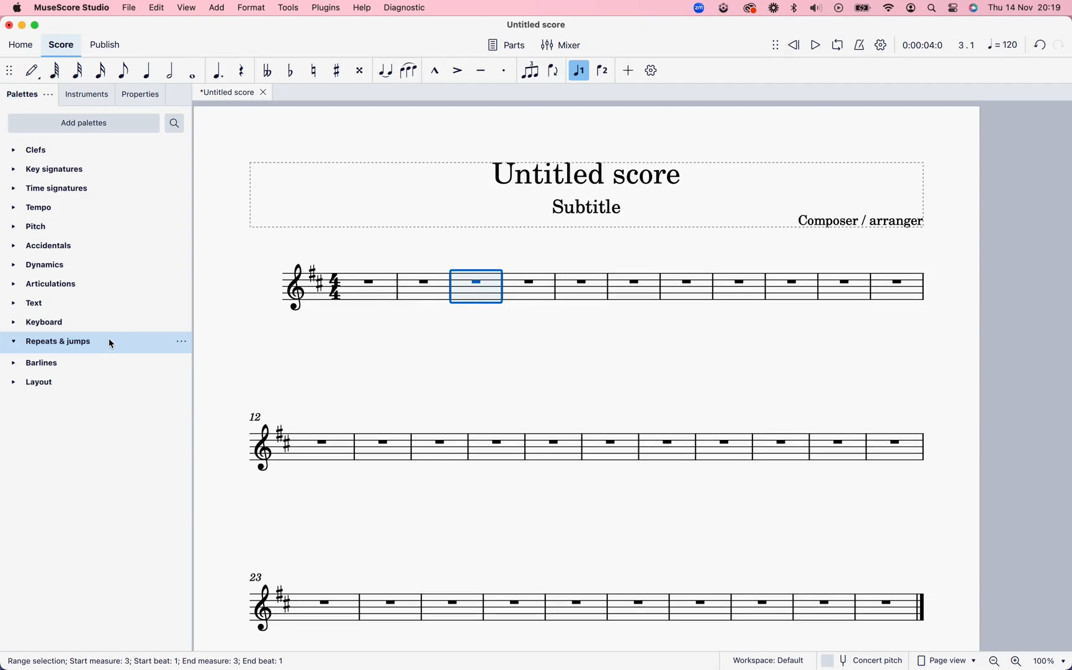 The height and width of the screenshot is (670, 1072). I want to click on whole note, so click(195, 74).